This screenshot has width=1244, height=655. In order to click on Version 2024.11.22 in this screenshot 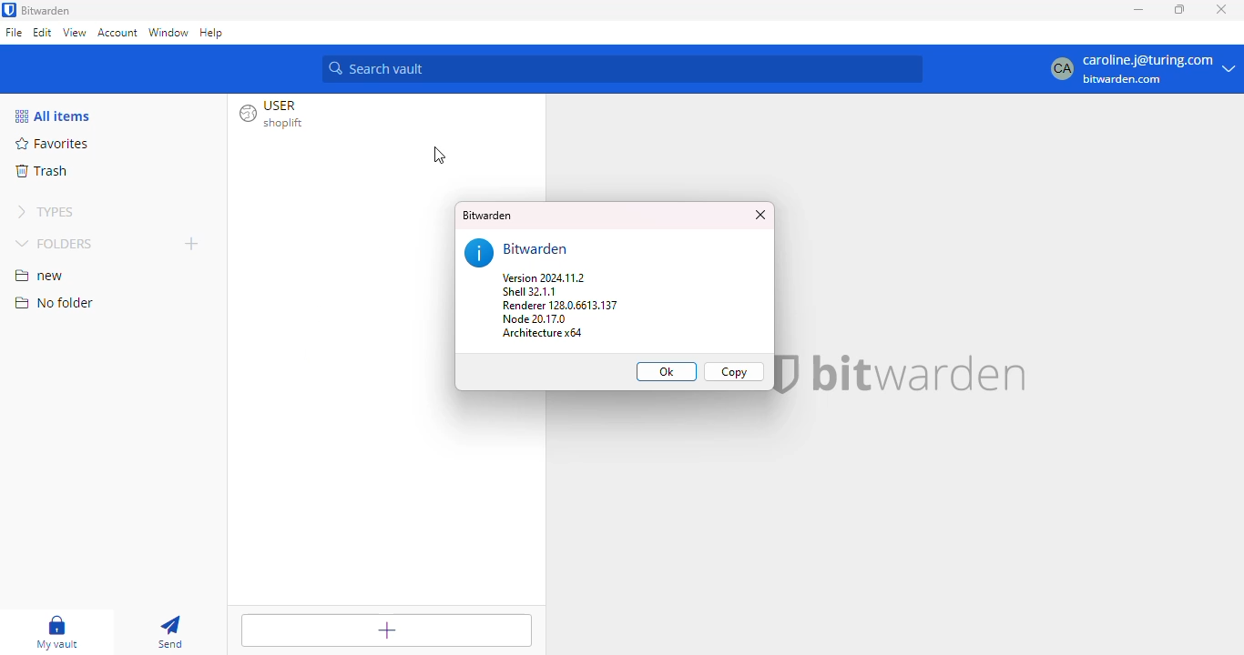, I will do `click(544, 278)`.